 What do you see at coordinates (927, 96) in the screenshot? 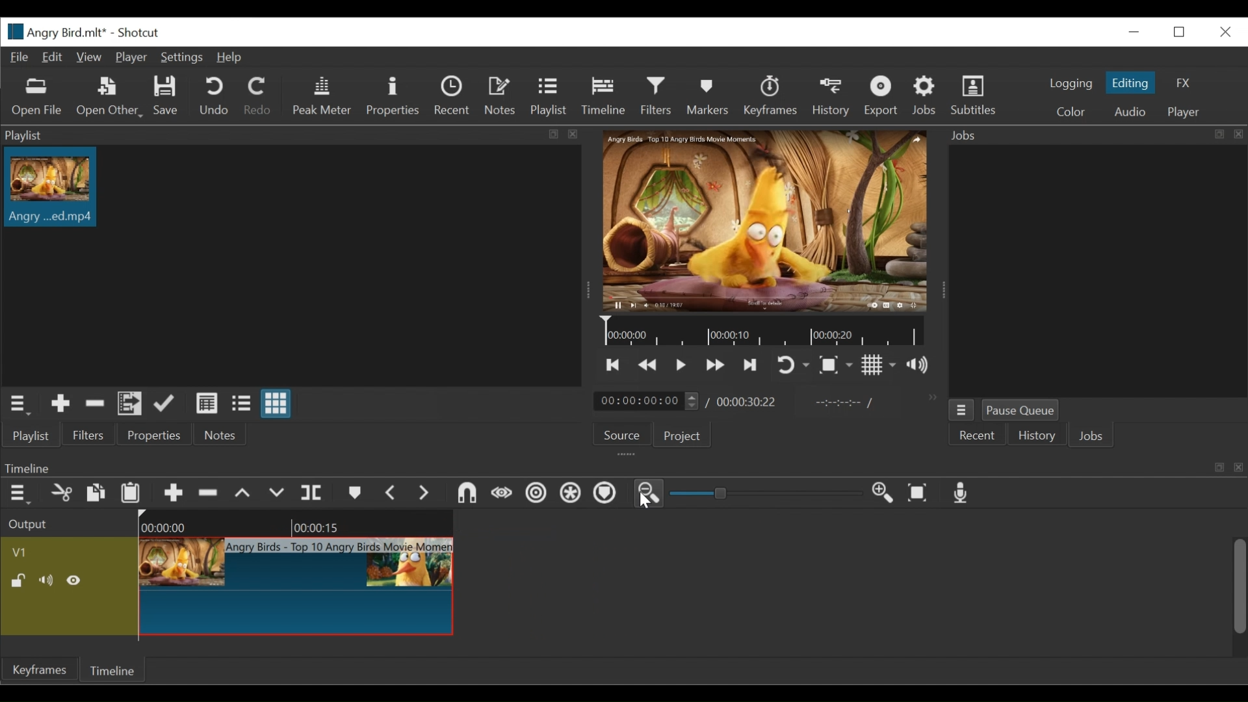
I see `Jobs` at bounding box center [927, 96].